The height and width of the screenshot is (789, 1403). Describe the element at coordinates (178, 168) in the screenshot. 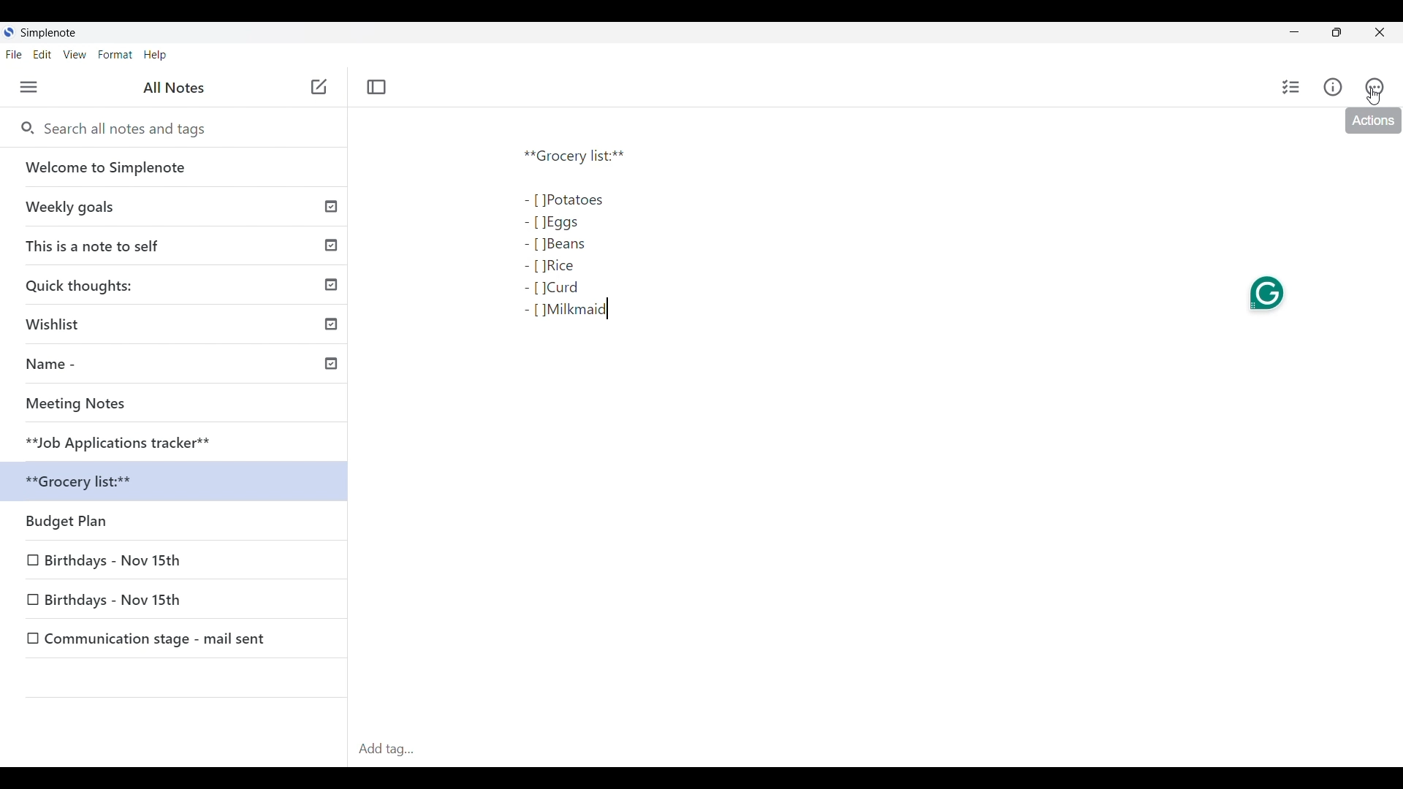

I see `Welcome to Simplenote` at that location.